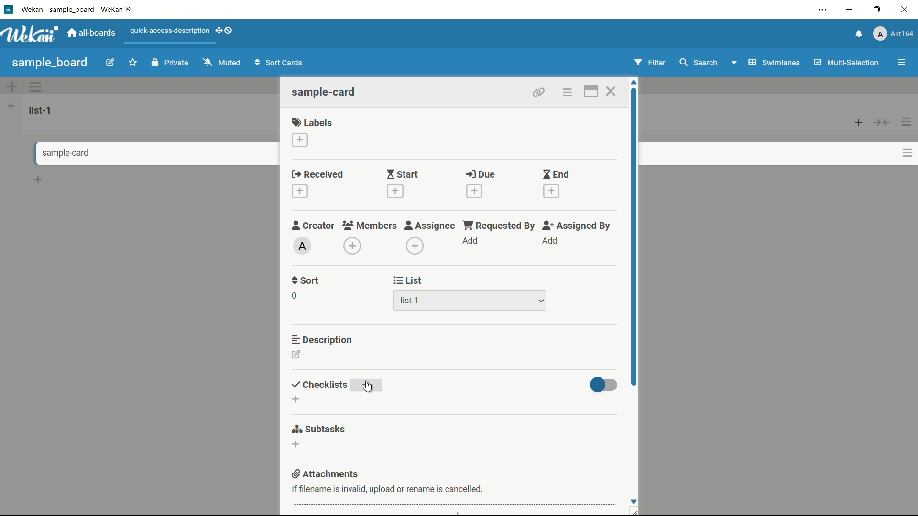 The image size is (918, 516). I want to click on card name, so click(325, 92).